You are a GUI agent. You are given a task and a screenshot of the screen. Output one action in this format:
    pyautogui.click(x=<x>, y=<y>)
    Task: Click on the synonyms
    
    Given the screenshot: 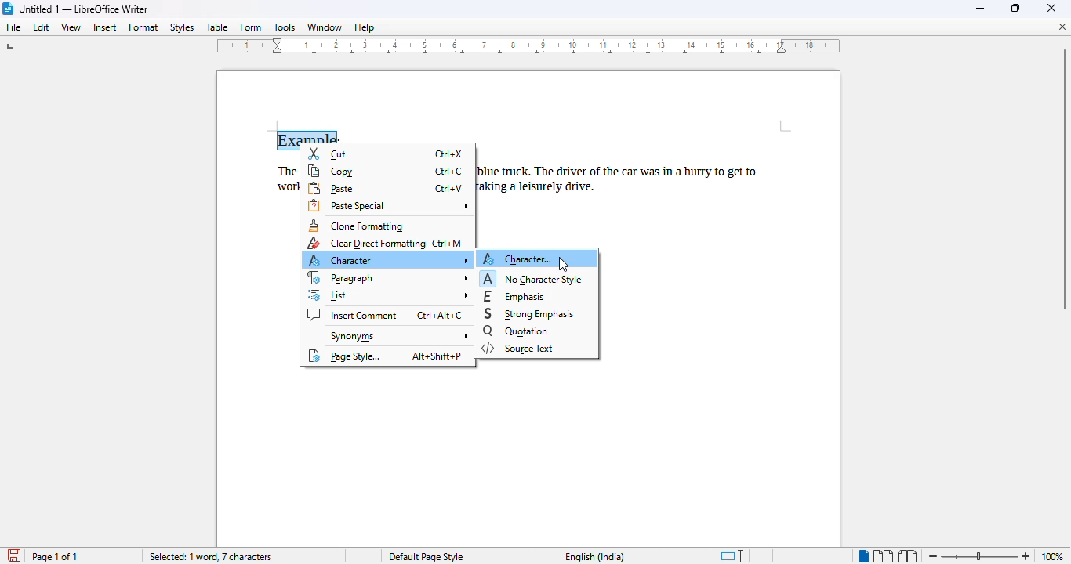 What is the action you would take?
    pyautogui.click(x=397, y=336)
    